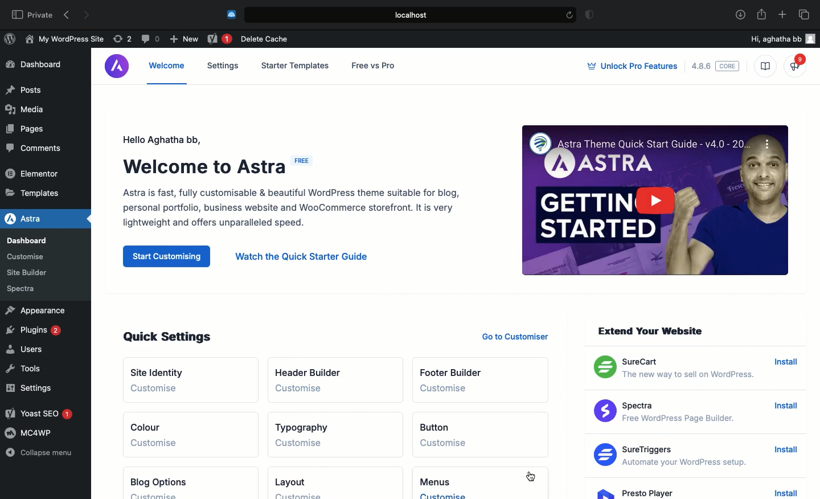 The height and width of the screenshot is (499, 820). What do you see at coordinates (531, 479) in the screenshot?
I see `cursor` at bounding box center [531, 479].